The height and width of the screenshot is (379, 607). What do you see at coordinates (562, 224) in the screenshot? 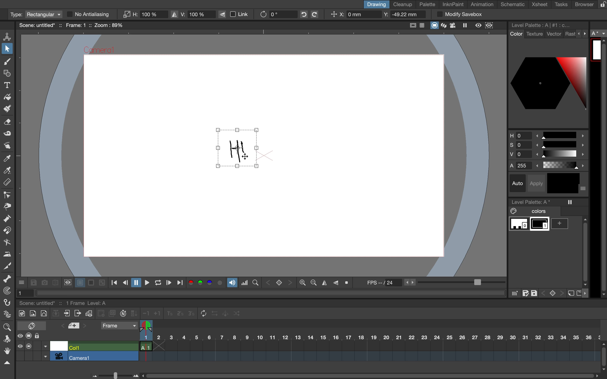
I see `add color` at bounding box center [562, 224].